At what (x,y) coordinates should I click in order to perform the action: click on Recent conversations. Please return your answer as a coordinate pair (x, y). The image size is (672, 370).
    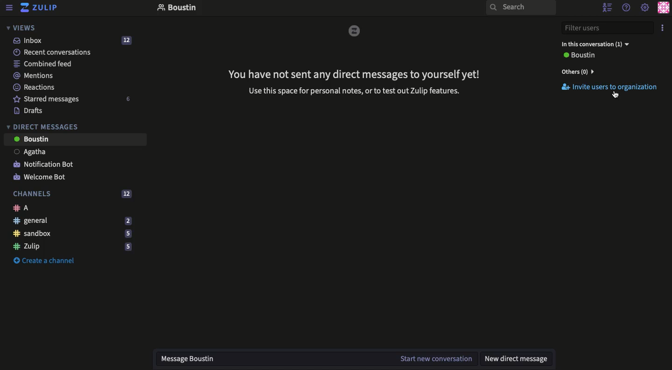
    Looking at the image, I should click on (46, 52).